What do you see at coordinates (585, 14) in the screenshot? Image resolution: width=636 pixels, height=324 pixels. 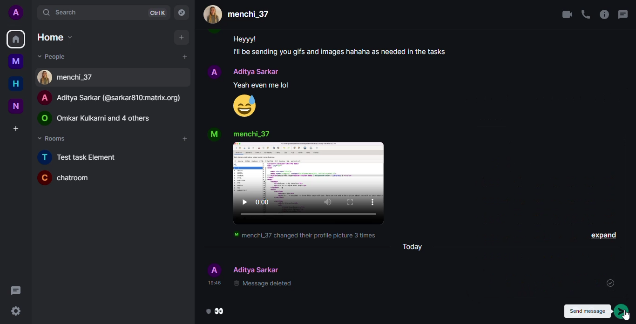 I see `voice call` at bounding box center [585, 14].